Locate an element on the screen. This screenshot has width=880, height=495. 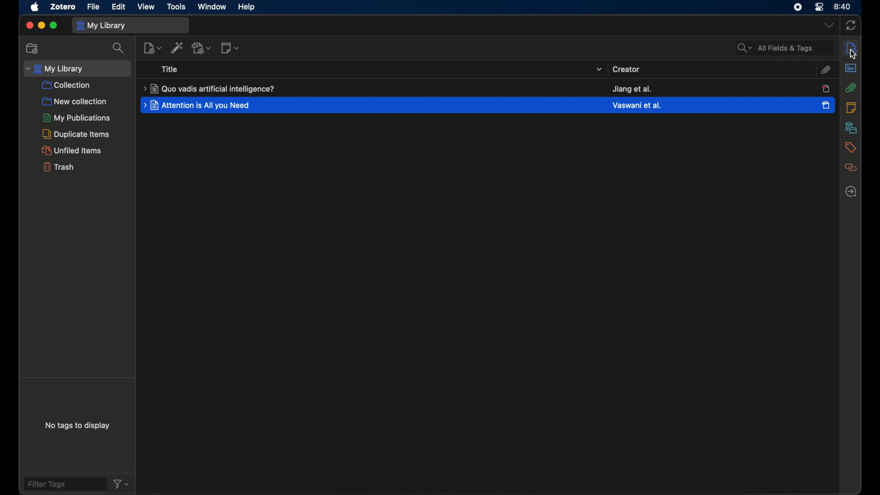
add attachment is located at coordinates (201, 48).